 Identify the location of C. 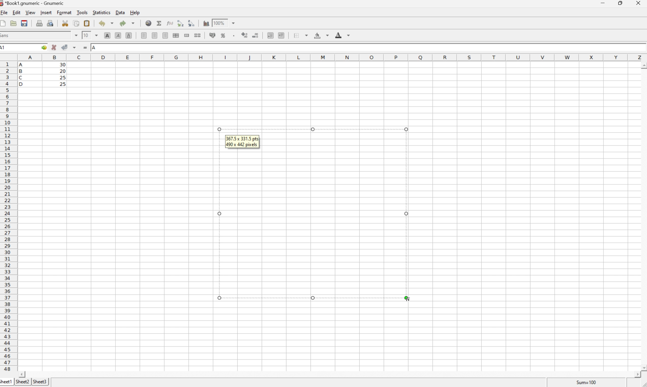
(22, 78).